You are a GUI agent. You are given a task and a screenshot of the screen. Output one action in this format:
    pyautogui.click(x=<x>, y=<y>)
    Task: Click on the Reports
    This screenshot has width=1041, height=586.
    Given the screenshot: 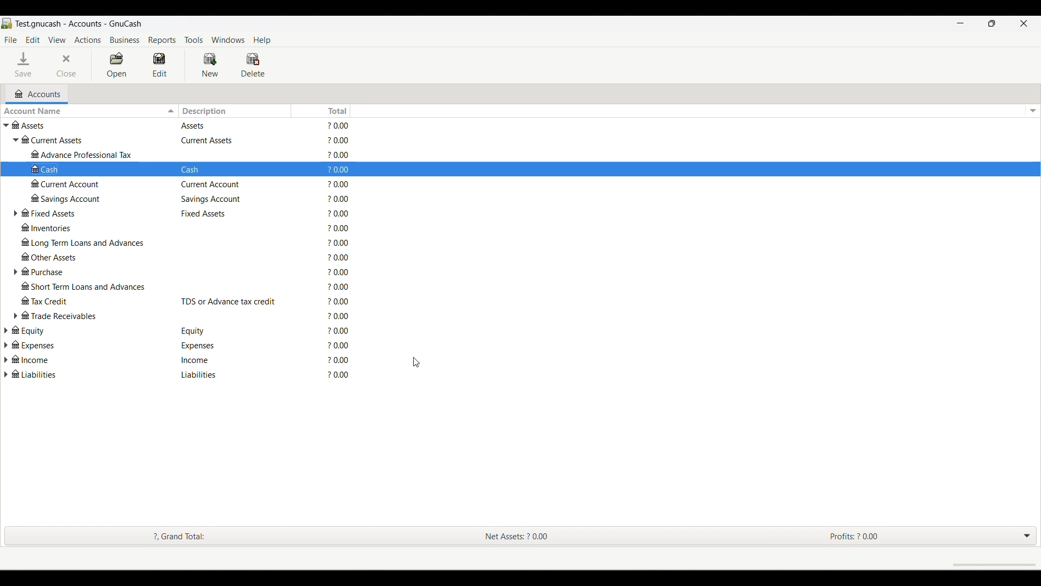 What is the action you would take?
    pyautogui.click(x=162, y=40)
    